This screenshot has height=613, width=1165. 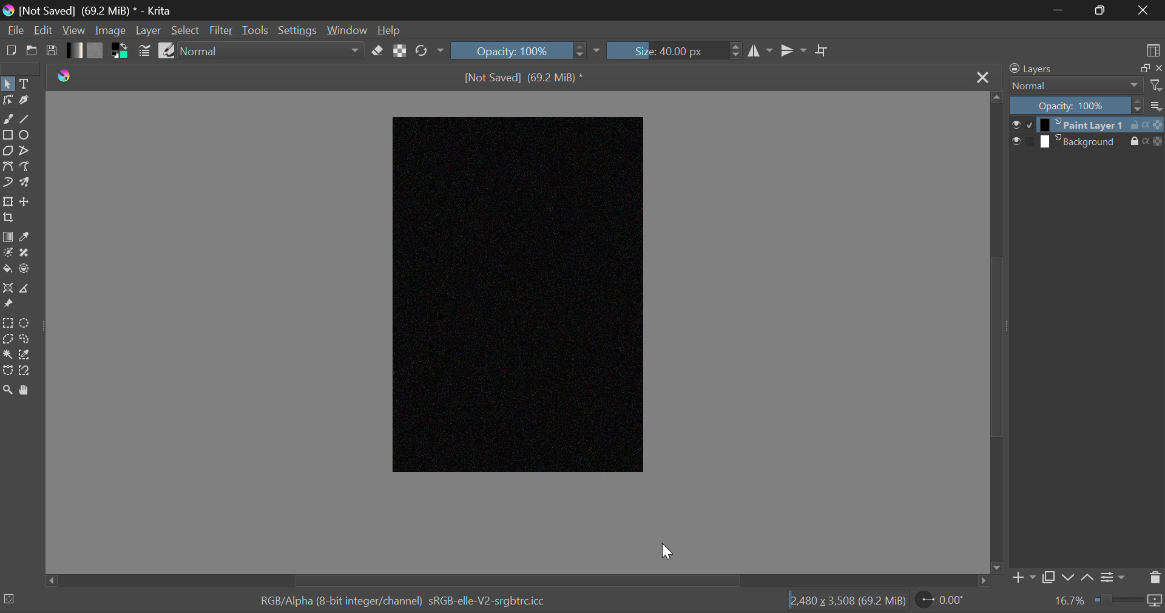 What do you see at coordinates (1099, 10) in the screenshot?
I see `Minimize` at bounding box center [1099, 10].